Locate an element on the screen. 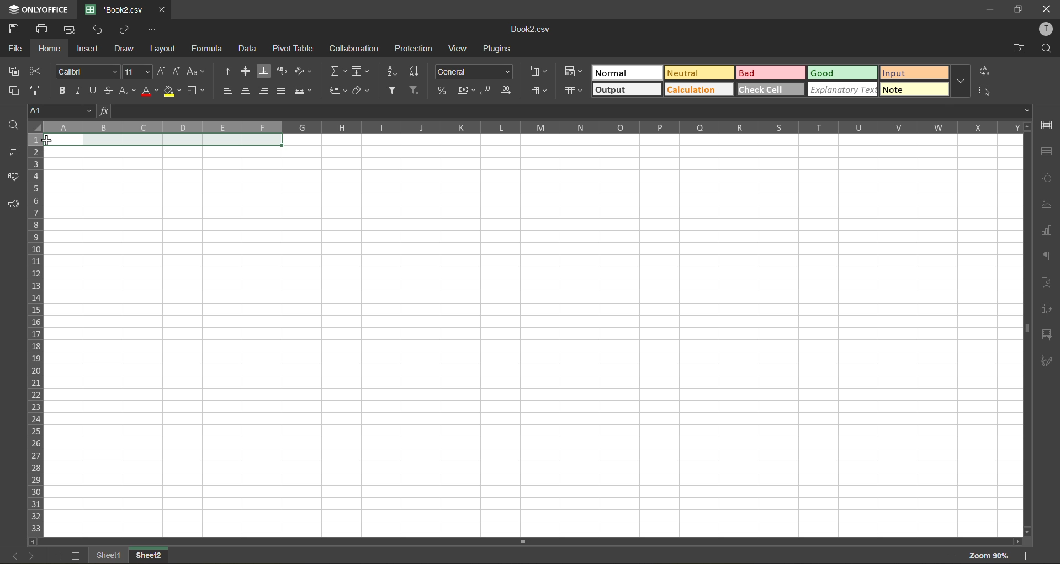 This screenshot has width=1060, height=564. working sheet 2 is located at coordinates (533, 342).